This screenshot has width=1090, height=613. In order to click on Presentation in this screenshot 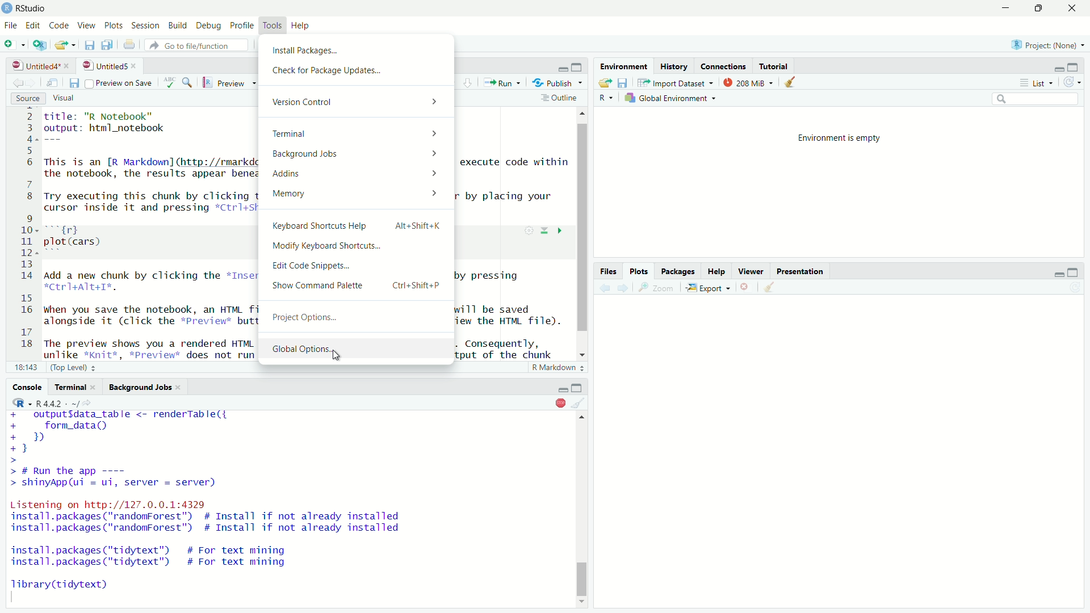, I will do `click(799, 271)`.